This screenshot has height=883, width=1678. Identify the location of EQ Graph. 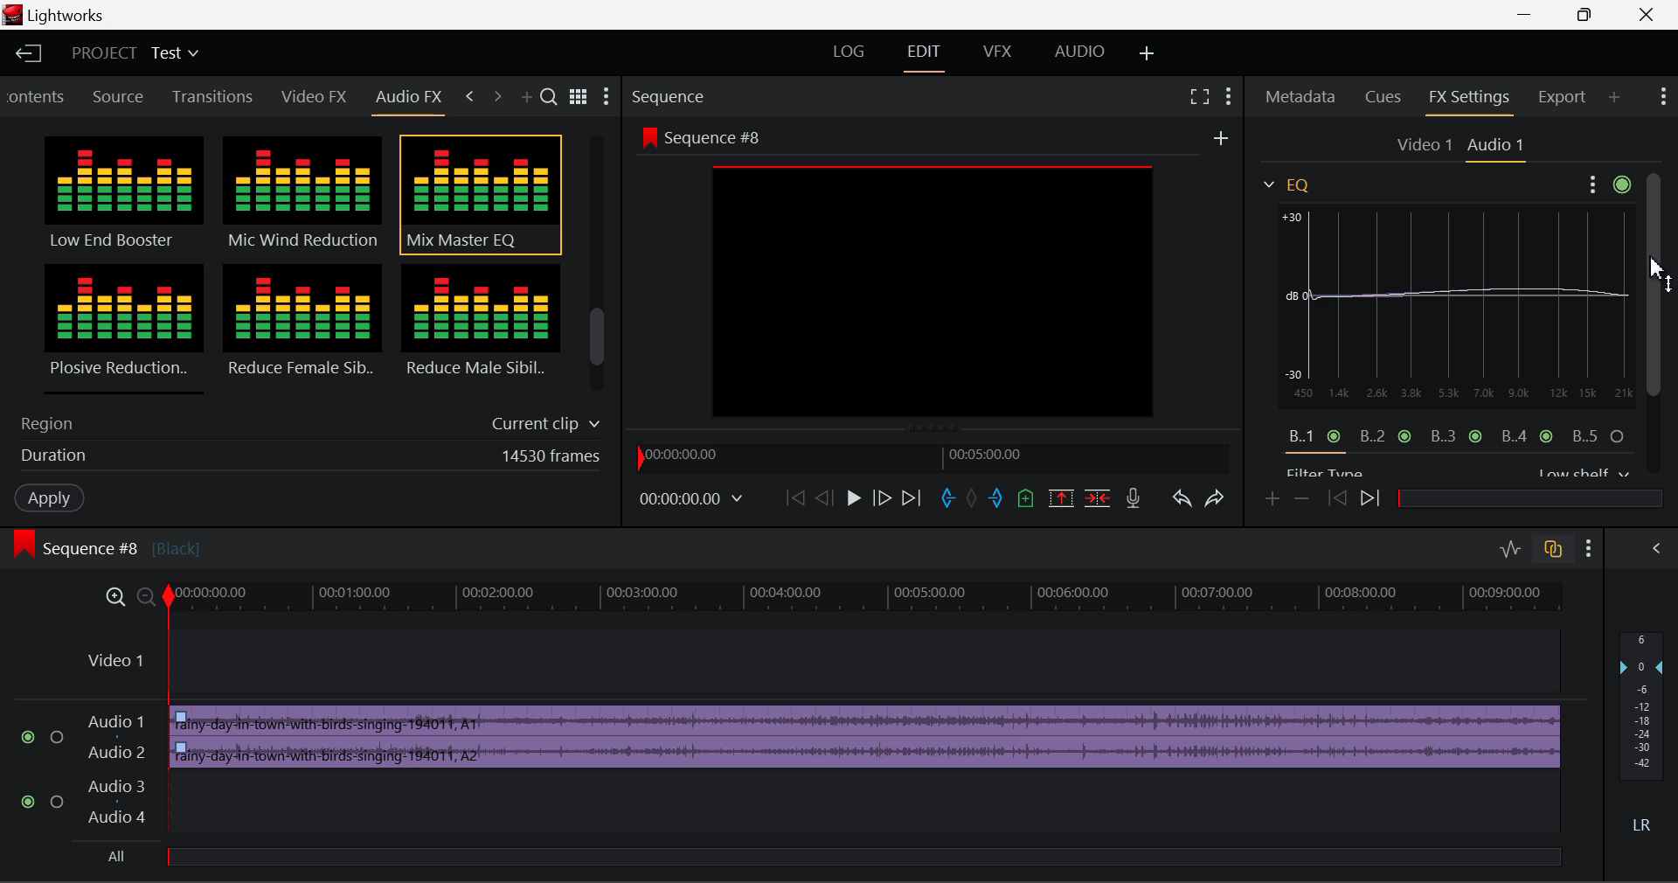
(1446, 307).